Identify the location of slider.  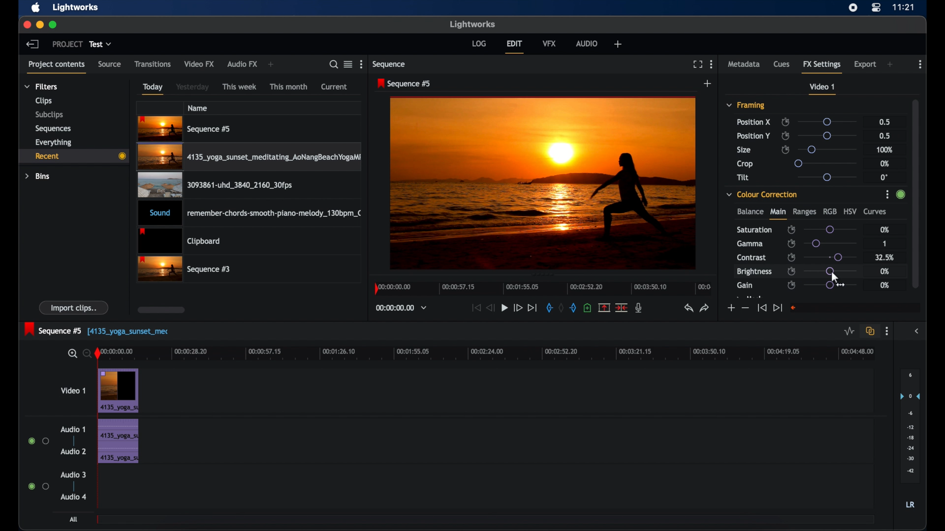
(830, 285).